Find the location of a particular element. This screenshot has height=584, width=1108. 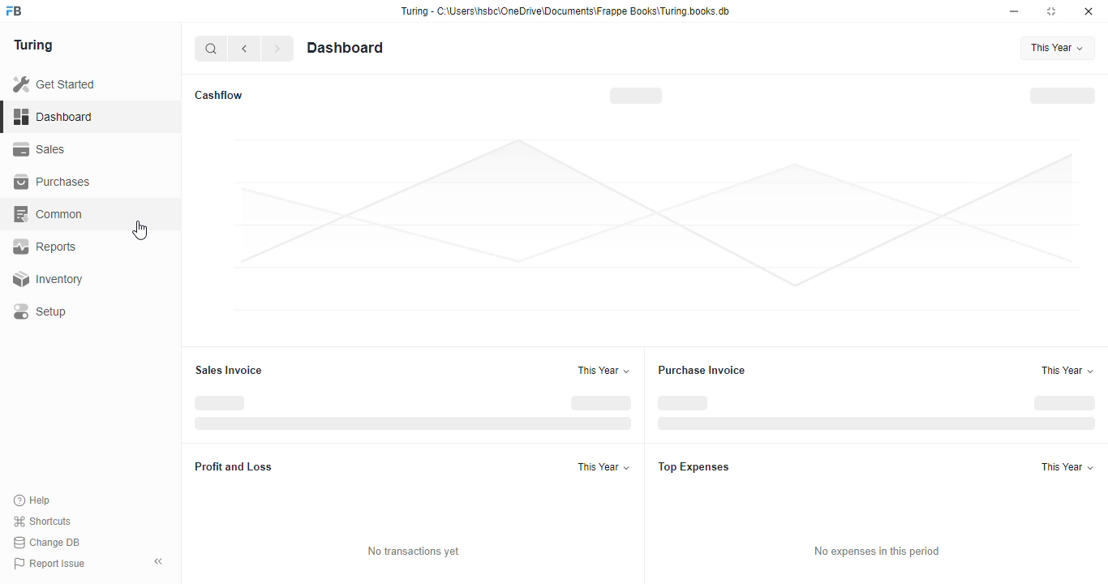

toggle maximize is located at coordinates (1051, 11).